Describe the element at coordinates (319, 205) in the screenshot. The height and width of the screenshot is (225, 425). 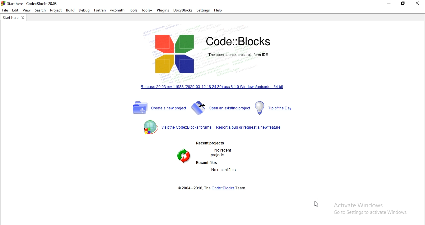
I see `Cursor` at that location.